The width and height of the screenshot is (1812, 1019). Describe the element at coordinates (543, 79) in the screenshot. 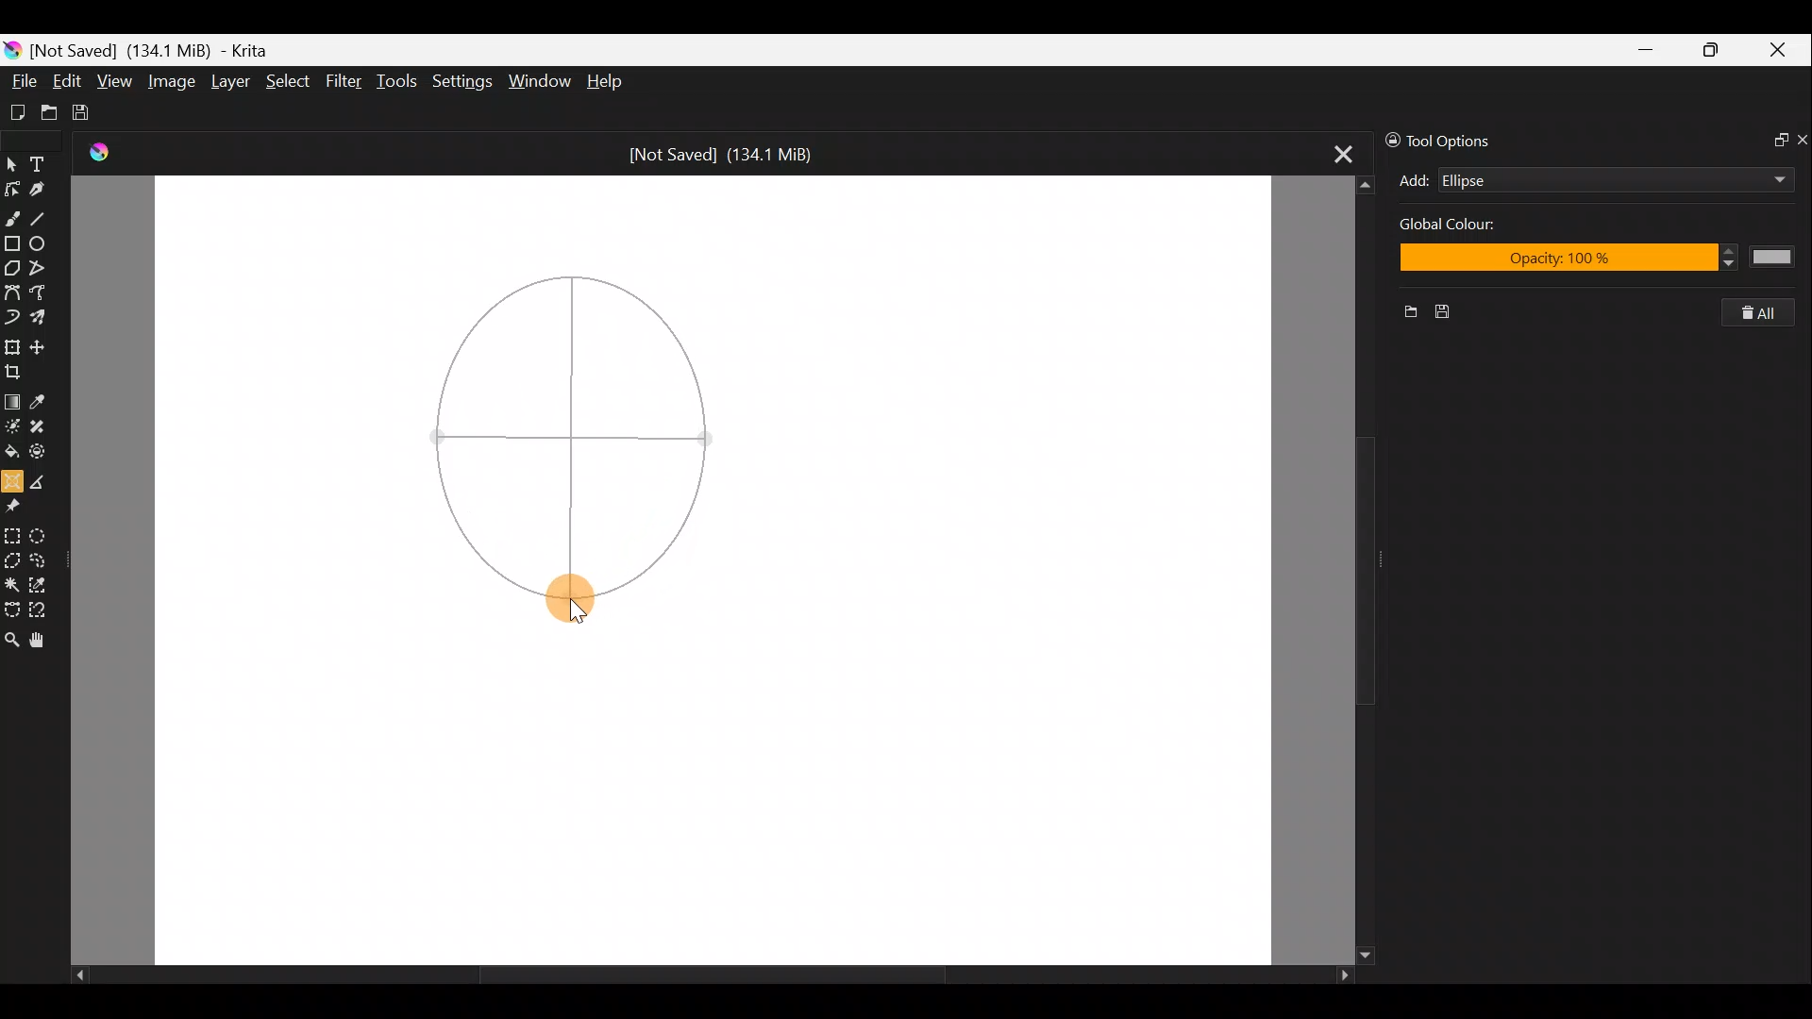

I see `Window` at that location.